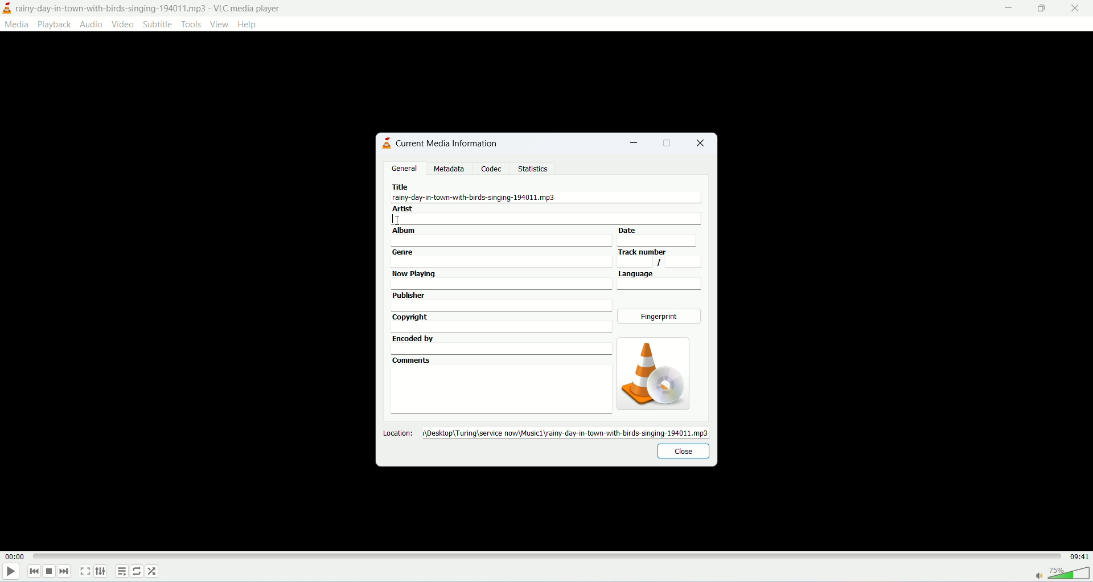 This screenshot has width=1093, height=582. Describe the element at coordinates (502, 280) in the screenshot. I see `now playing` at that location.